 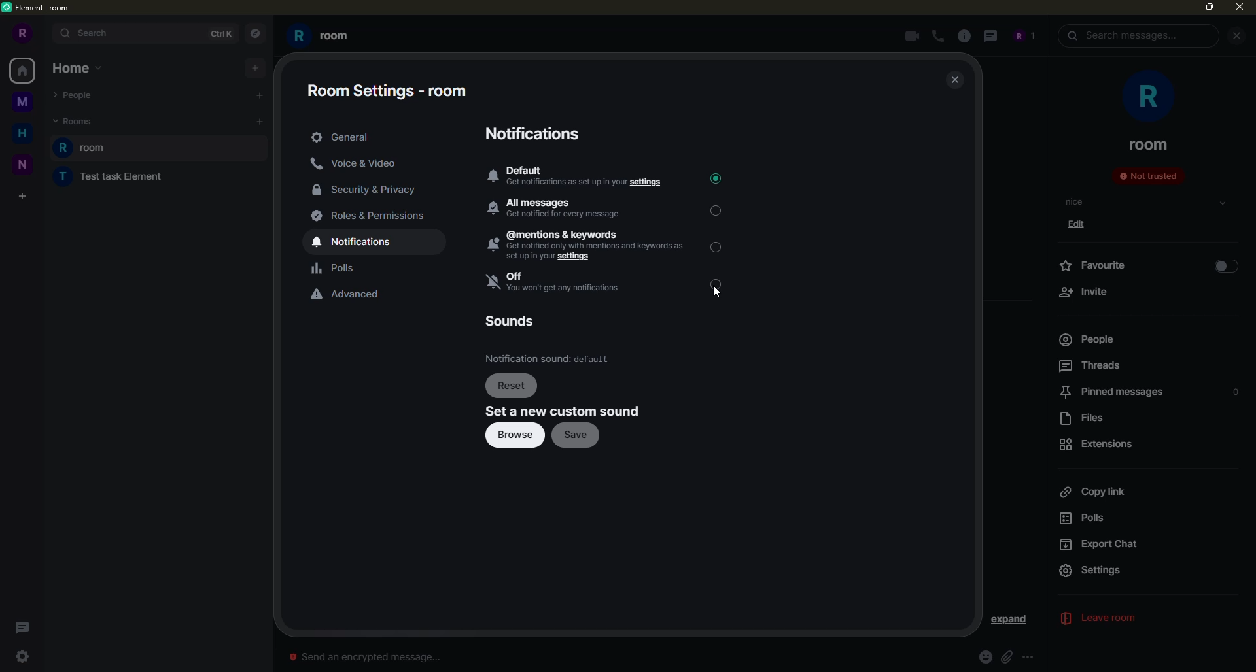 What do you see at coordinates (719, 293) in the screenshot?
I see `Cursor` at bounding box center [719, 293].